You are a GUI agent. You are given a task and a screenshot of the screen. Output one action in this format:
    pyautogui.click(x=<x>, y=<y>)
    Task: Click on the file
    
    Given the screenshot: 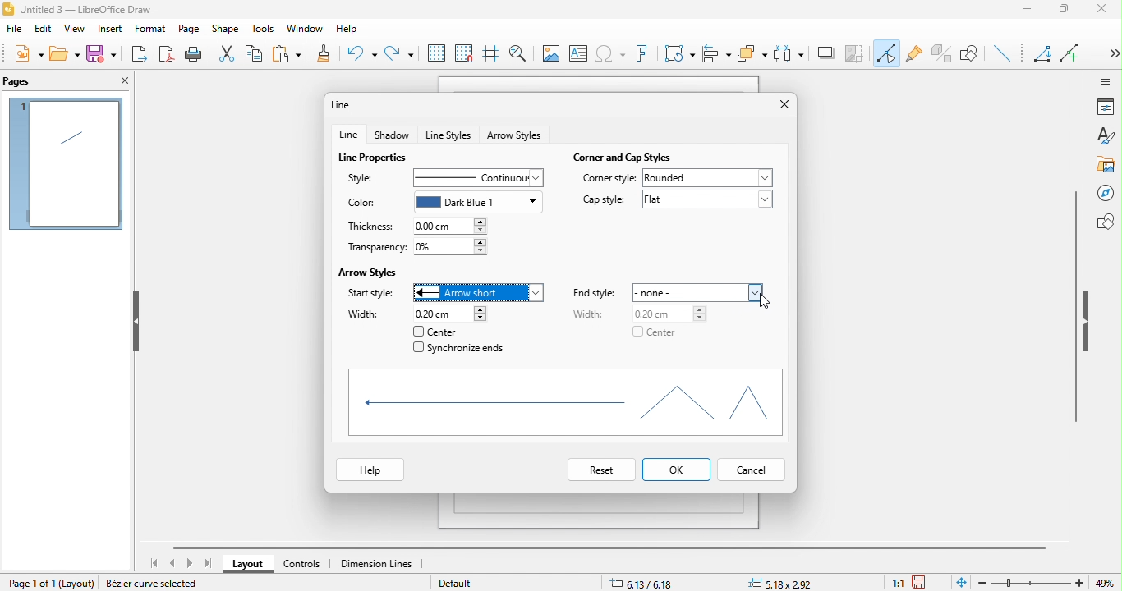 What is the action you would take?
    pyautogui.click(x=17, y=31)
    